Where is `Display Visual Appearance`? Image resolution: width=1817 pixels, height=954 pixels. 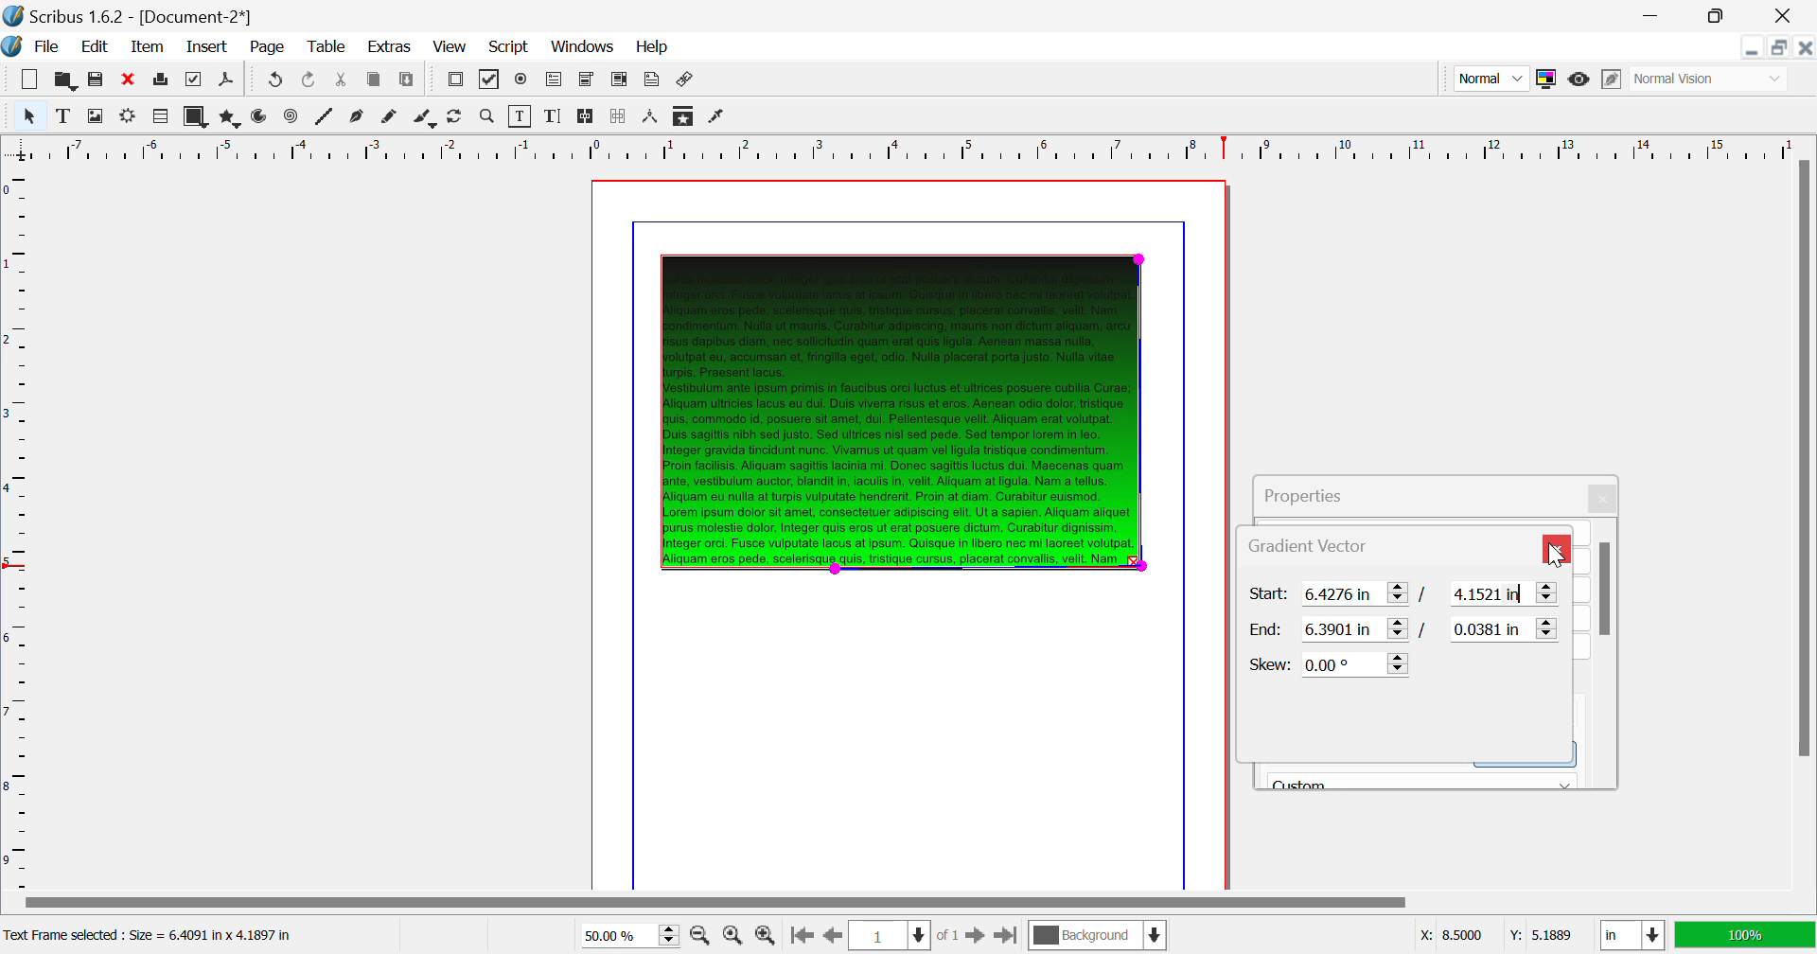 Display Visual Appearance is located at coordinates (1711, 79).